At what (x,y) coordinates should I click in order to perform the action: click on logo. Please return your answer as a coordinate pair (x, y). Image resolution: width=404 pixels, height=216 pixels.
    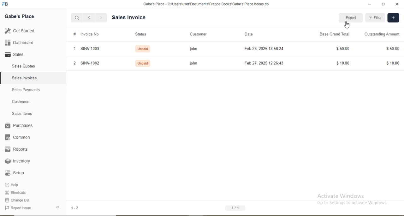
    Looking at the image, I should click on (8, 4).